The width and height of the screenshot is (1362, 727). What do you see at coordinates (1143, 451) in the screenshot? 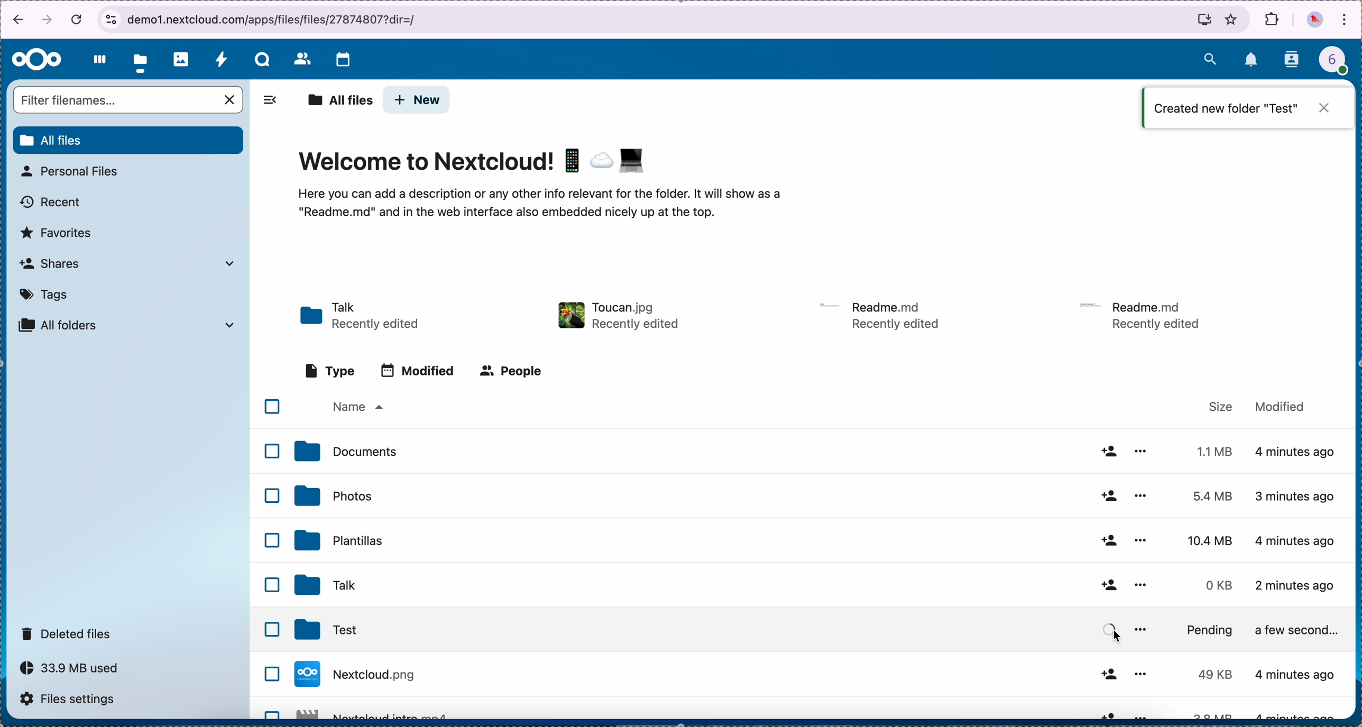
I see `more options` at bounding box center [1143, 451].